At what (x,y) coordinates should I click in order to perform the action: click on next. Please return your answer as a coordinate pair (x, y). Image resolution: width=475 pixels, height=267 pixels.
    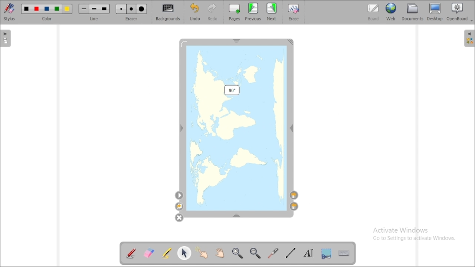
    Looking at the image, I should click on (272, 11).